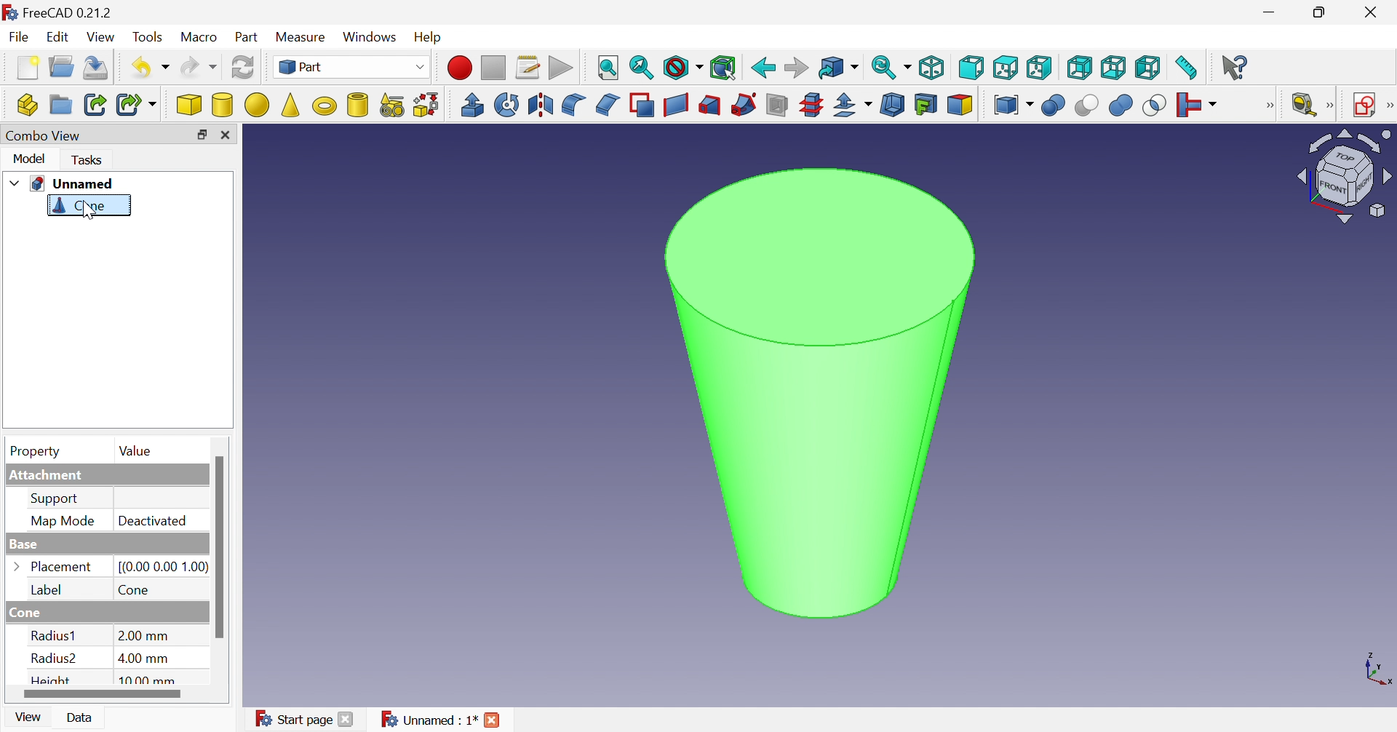 This screenshot has height=732, width=1397. What do you see at coordinates (390, 105) in the screenshot?
I see `Create primitives` at bounding box center [390, 105].